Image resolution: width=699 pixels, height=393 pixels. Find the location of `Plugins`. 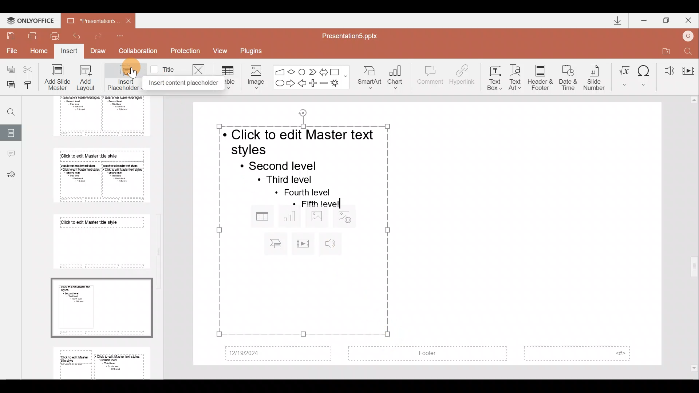

Plugins is located at coordinates (254, 50).